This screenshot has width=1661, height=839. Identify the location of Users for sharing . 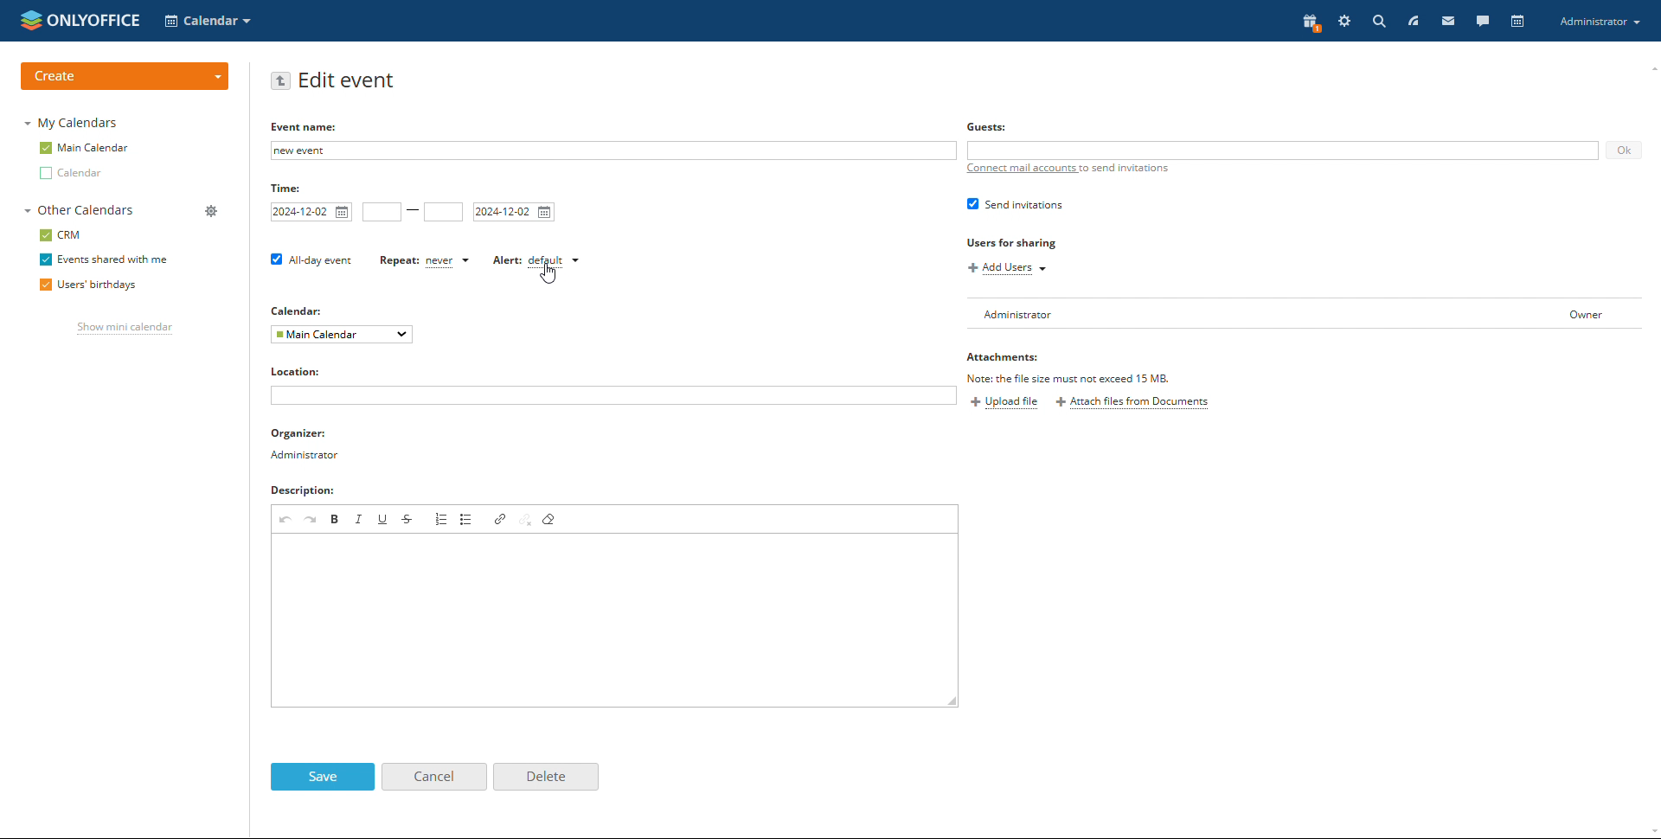
(1005, 244).